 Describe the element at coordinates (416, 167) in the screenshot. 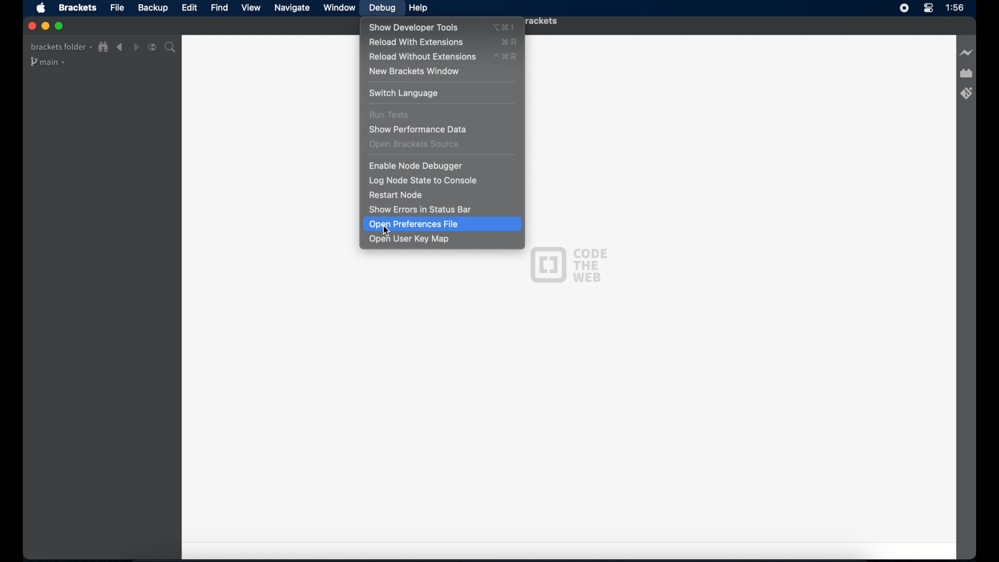

I see `enable node debugger` at that location.